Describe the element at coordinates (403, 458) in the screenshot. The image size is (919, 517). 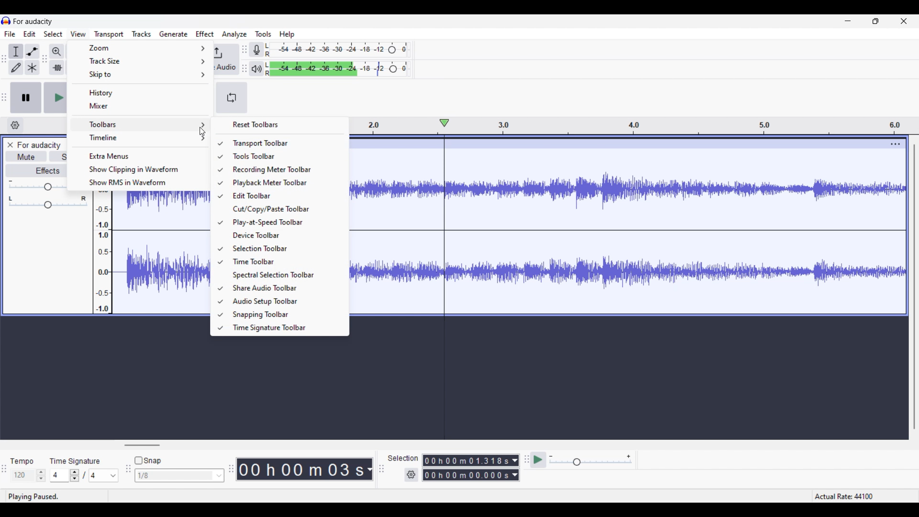
I see `Indicates selection duration settings` at that location.